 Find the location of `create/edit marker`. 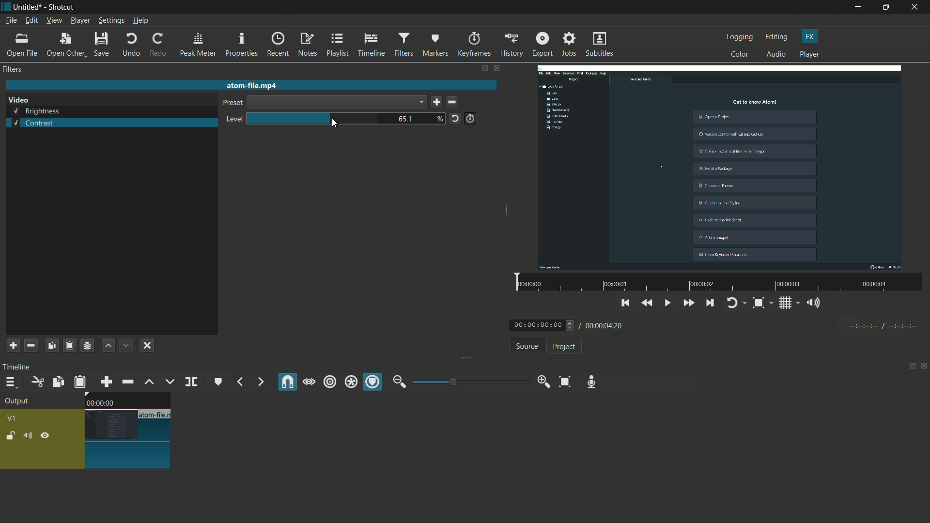

create/edit marker is located at coordinates (218, 382).